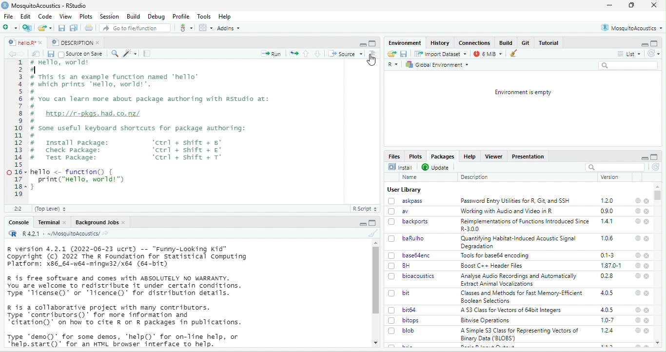 This screenshot has height=352, width=666. Describe the element at coordinates (373, 223) in the screenshot. I see `full screen` at that location.